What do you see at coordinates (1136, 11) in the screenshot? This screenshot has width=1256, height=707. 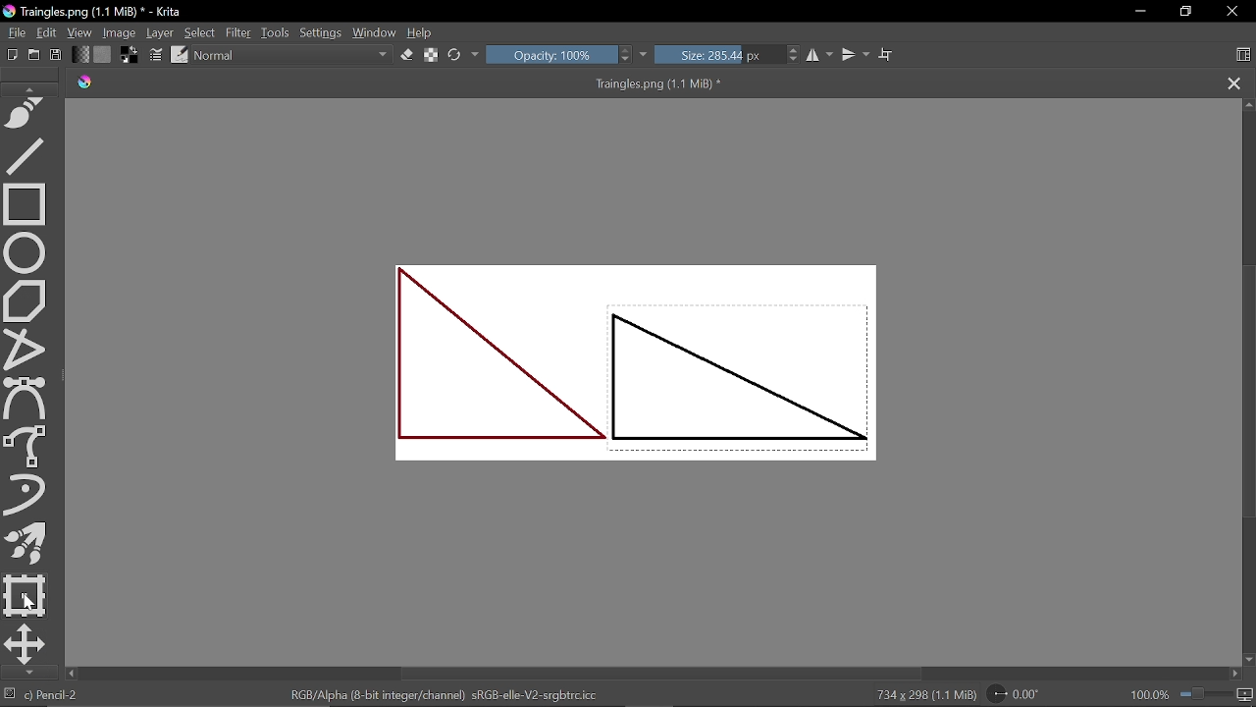 I see `Minimize` at bounding box center [1136, 11].